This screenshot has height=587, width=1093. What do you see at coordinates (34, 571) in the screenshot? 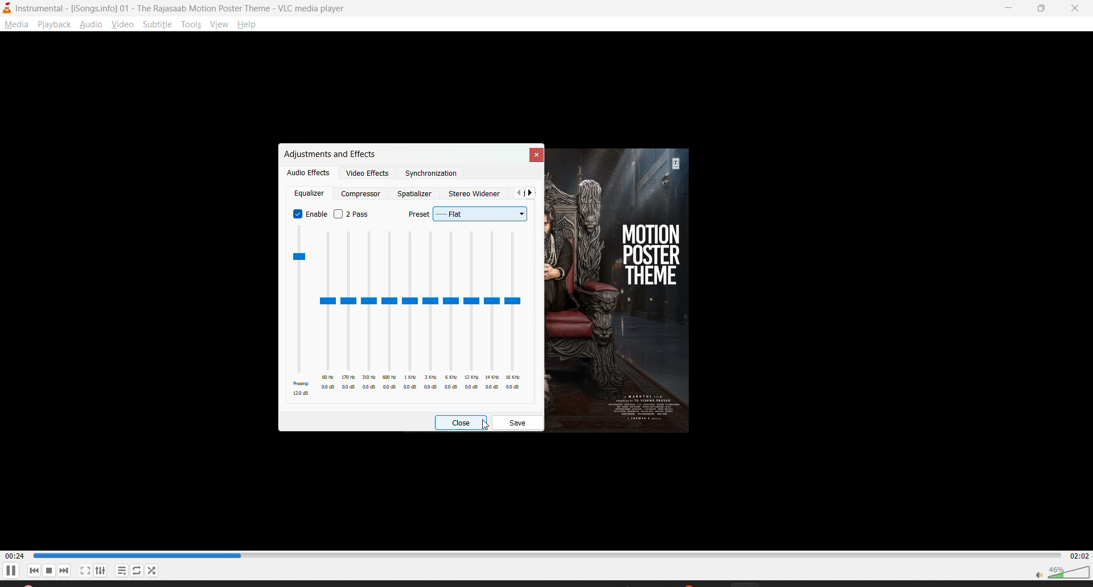
I see `previous` at bounding box center [34, 571].